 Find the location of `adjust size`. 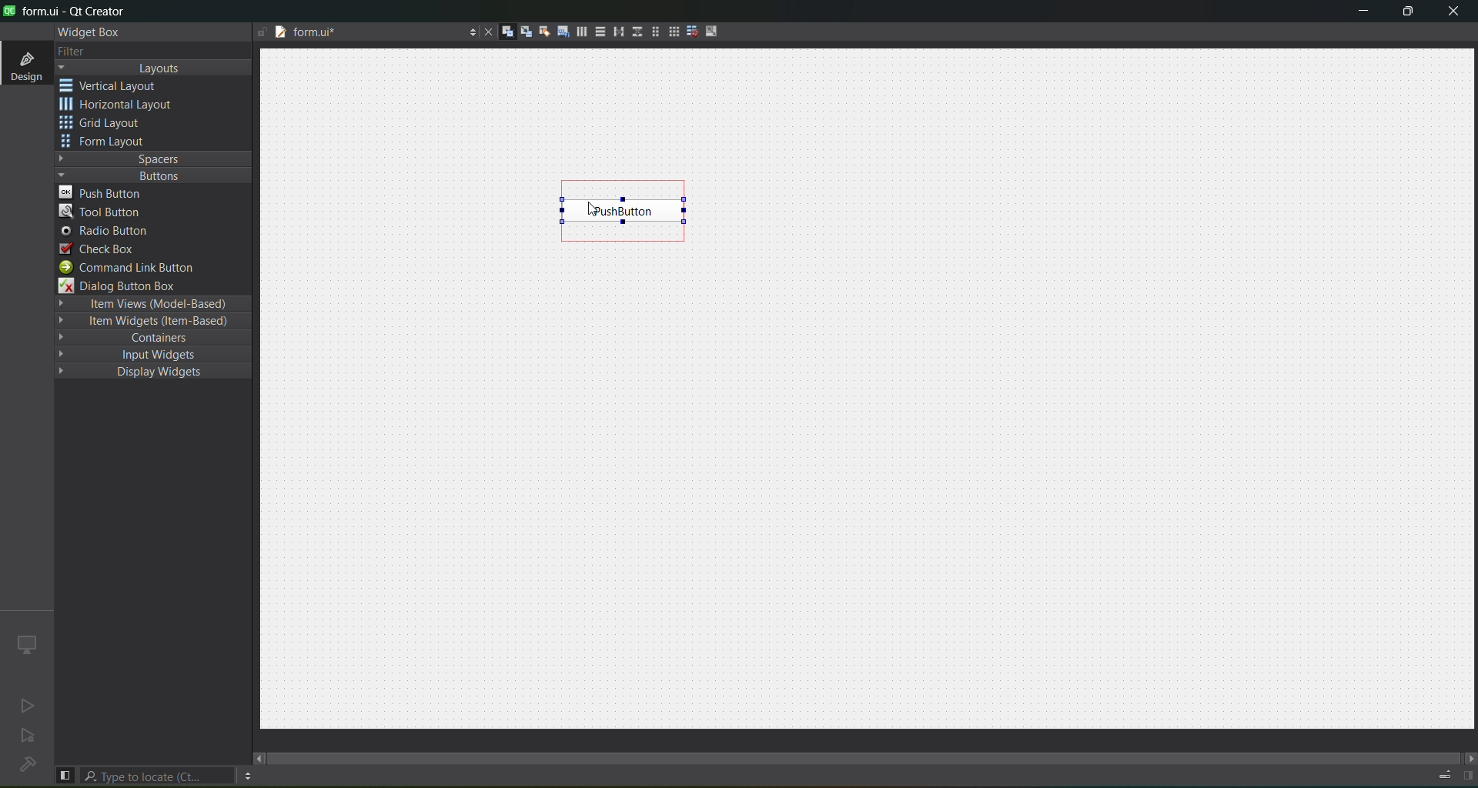

adjust size is located at coordinates (714, 31).